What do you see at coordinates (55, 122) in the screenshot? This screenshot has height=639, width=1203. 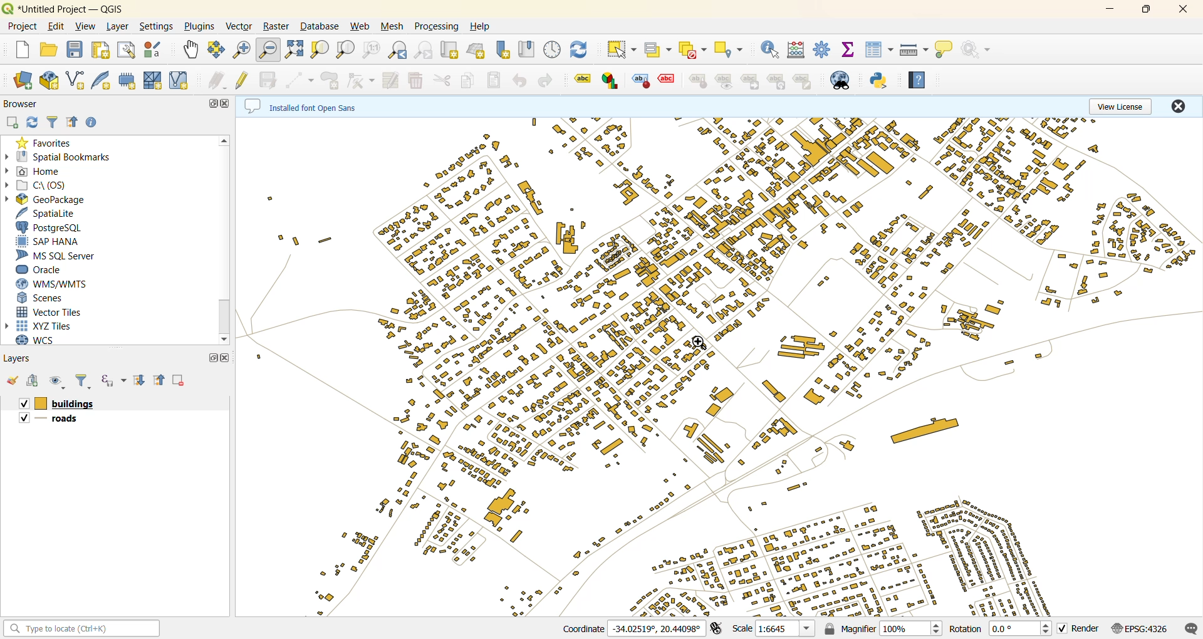 I see `filter` at bounding box center [55, 122].